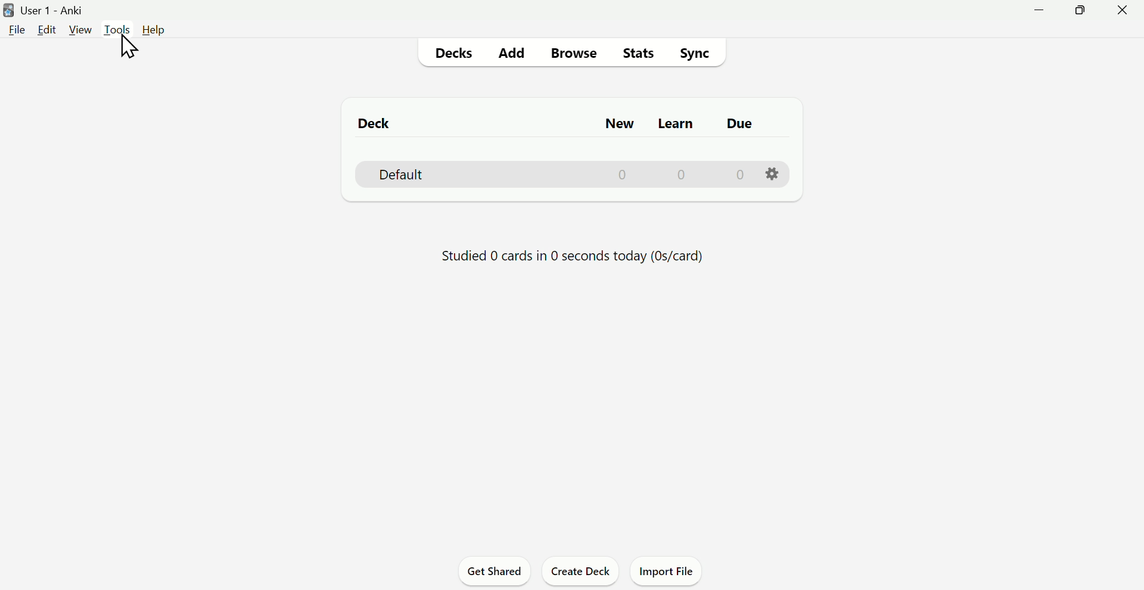  I want to click on stats, so click(637, 52).